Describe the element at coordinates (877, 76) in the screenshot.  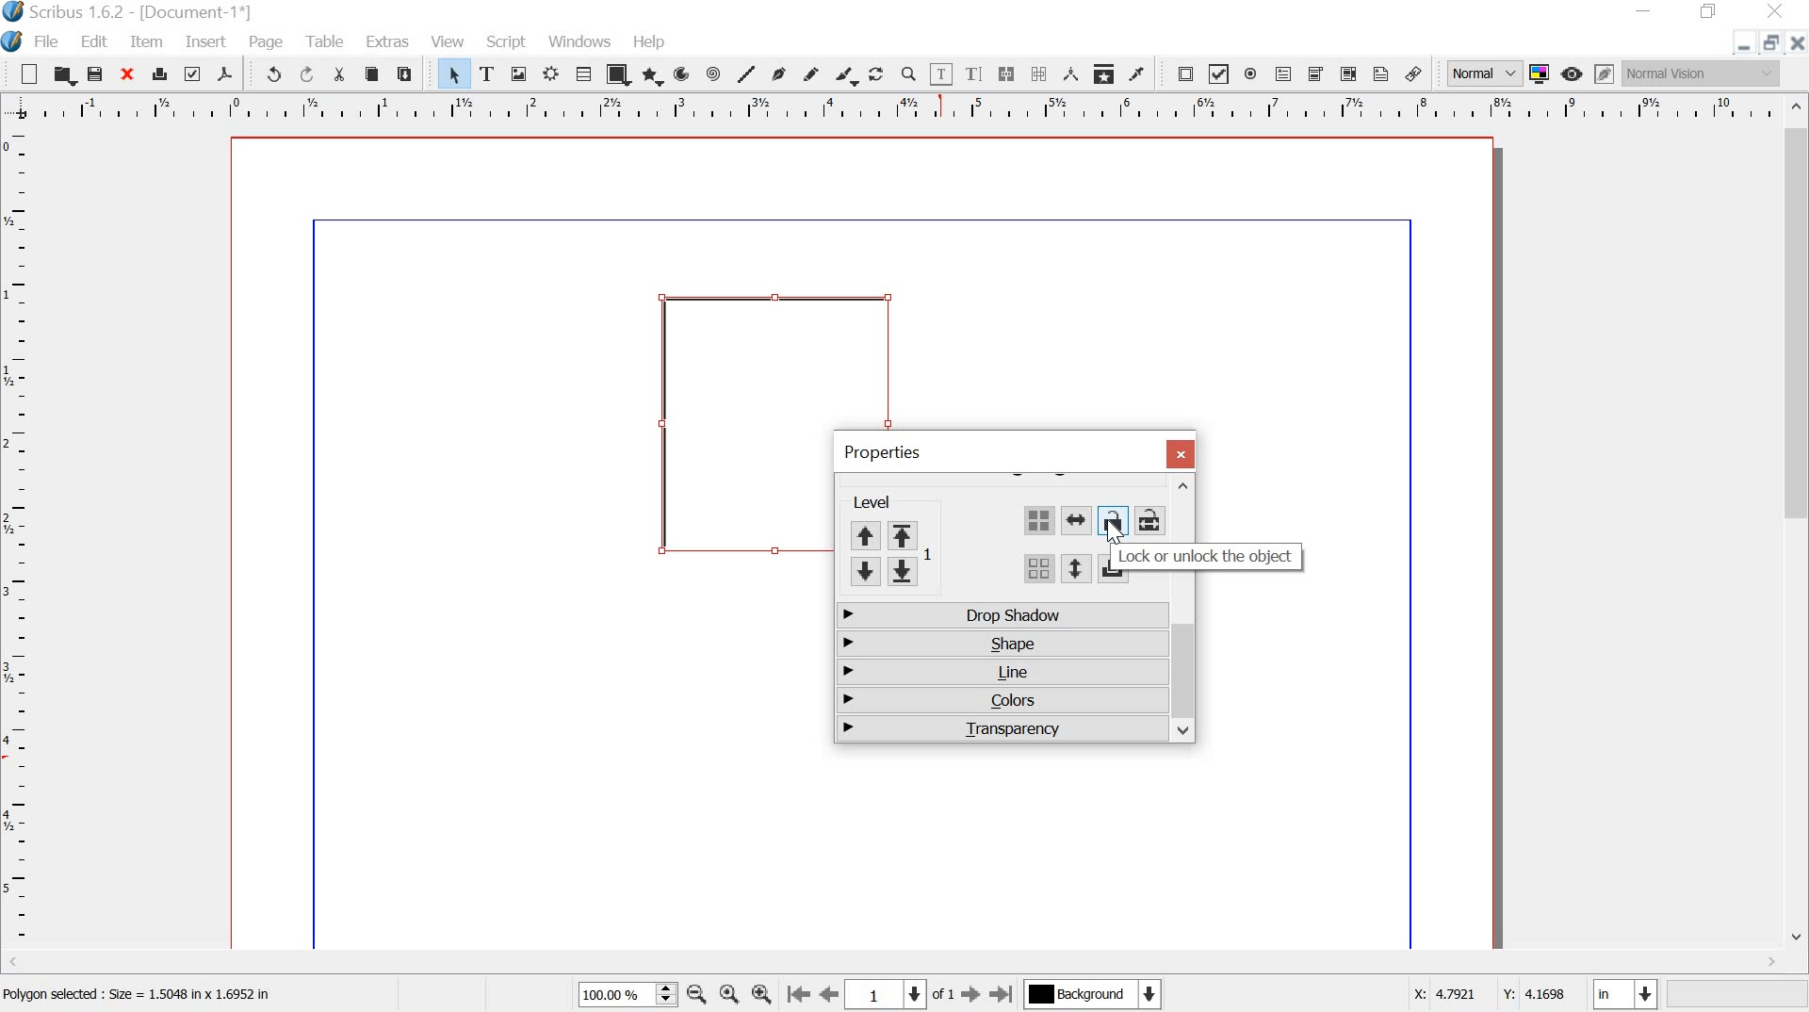
I see `rotate item` at that location.